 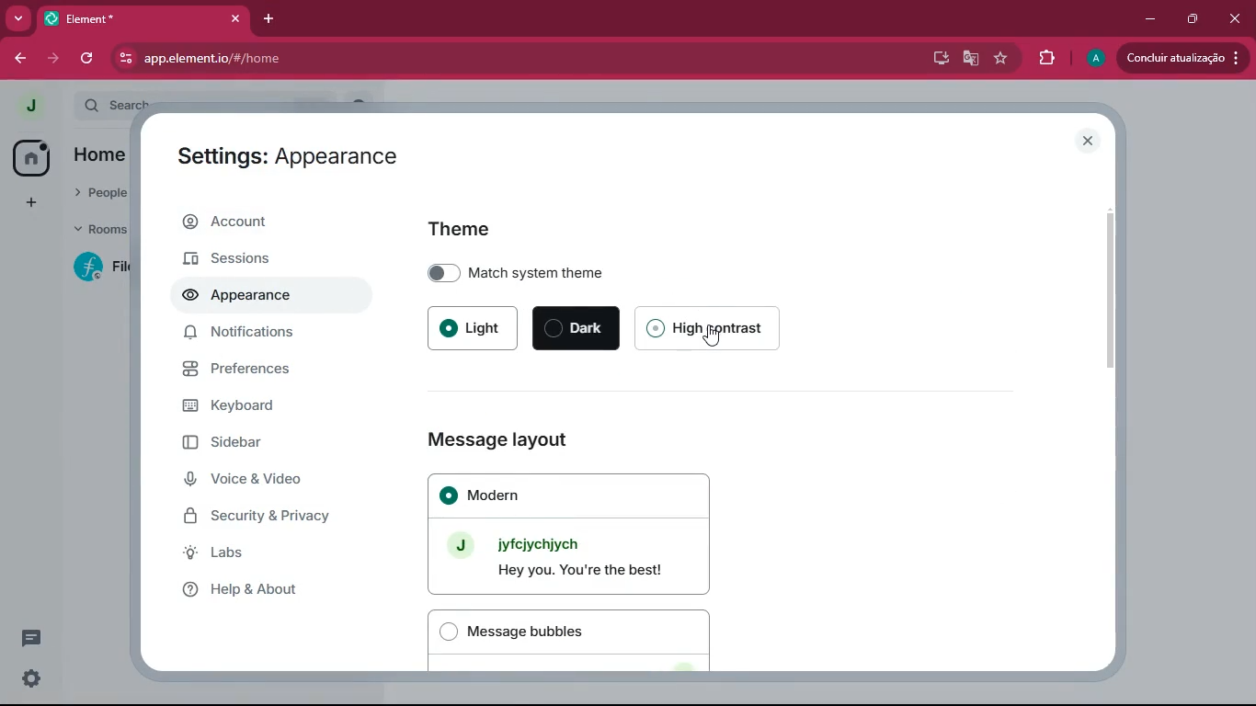 I want to click on favourite, so click(x=1003, y=56).